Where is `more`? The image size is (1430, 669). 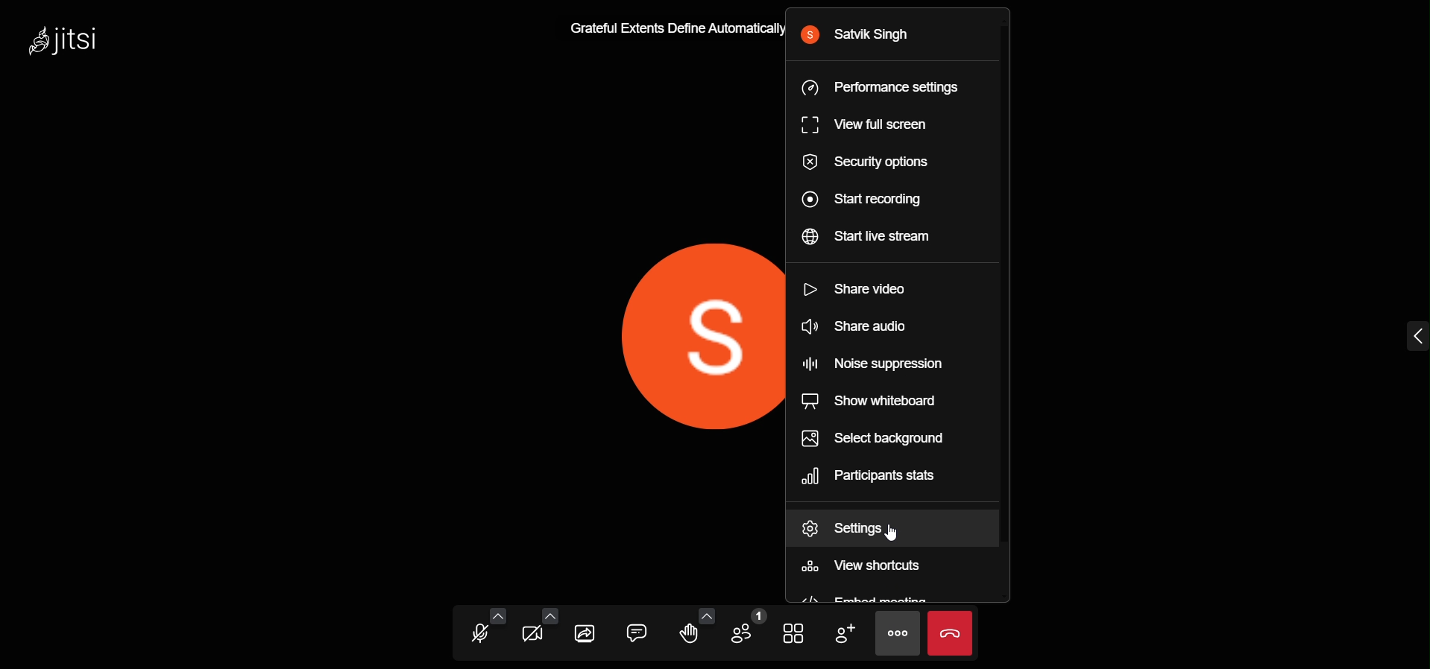 more is located at coordinates (897, 634).